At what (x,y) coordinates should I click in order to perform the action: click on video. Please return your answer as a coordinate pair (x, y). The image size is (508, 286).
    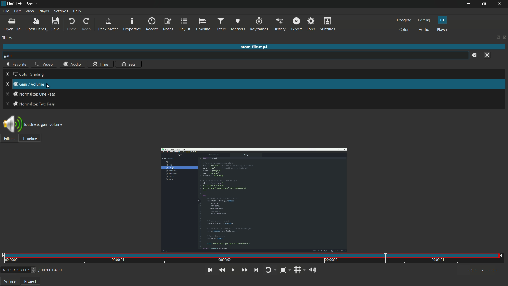
    Looking at the image, I should click on (44, 64).